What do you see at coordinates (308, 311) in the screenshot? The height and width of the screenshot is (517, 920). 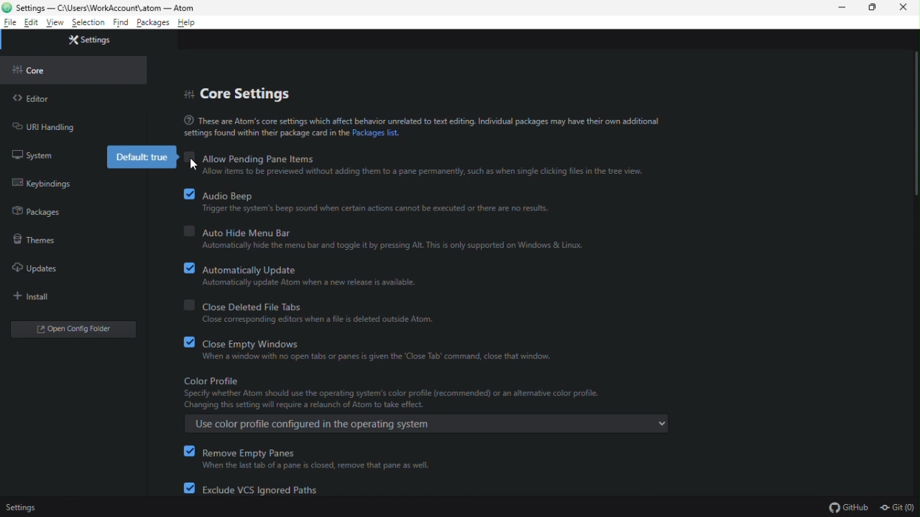 I see `close deleted file tabs. Close corresponding editors when a file is deleted outside Atom.` at bounding box center [308, 311].